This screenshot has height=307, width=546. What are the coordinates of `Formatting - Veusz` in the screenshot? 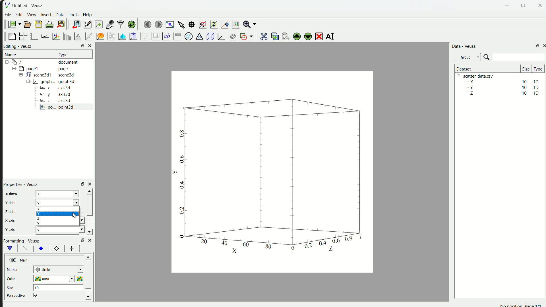 It's located at (24, 241).